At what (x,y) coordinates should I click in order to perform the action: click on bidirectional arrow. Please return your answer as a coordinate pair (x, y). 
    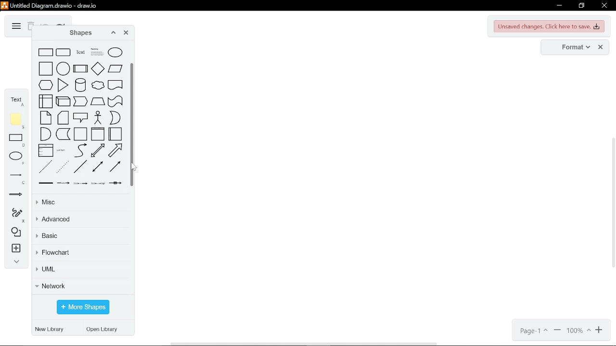
    Looking at the image, I should click on (98, 150).